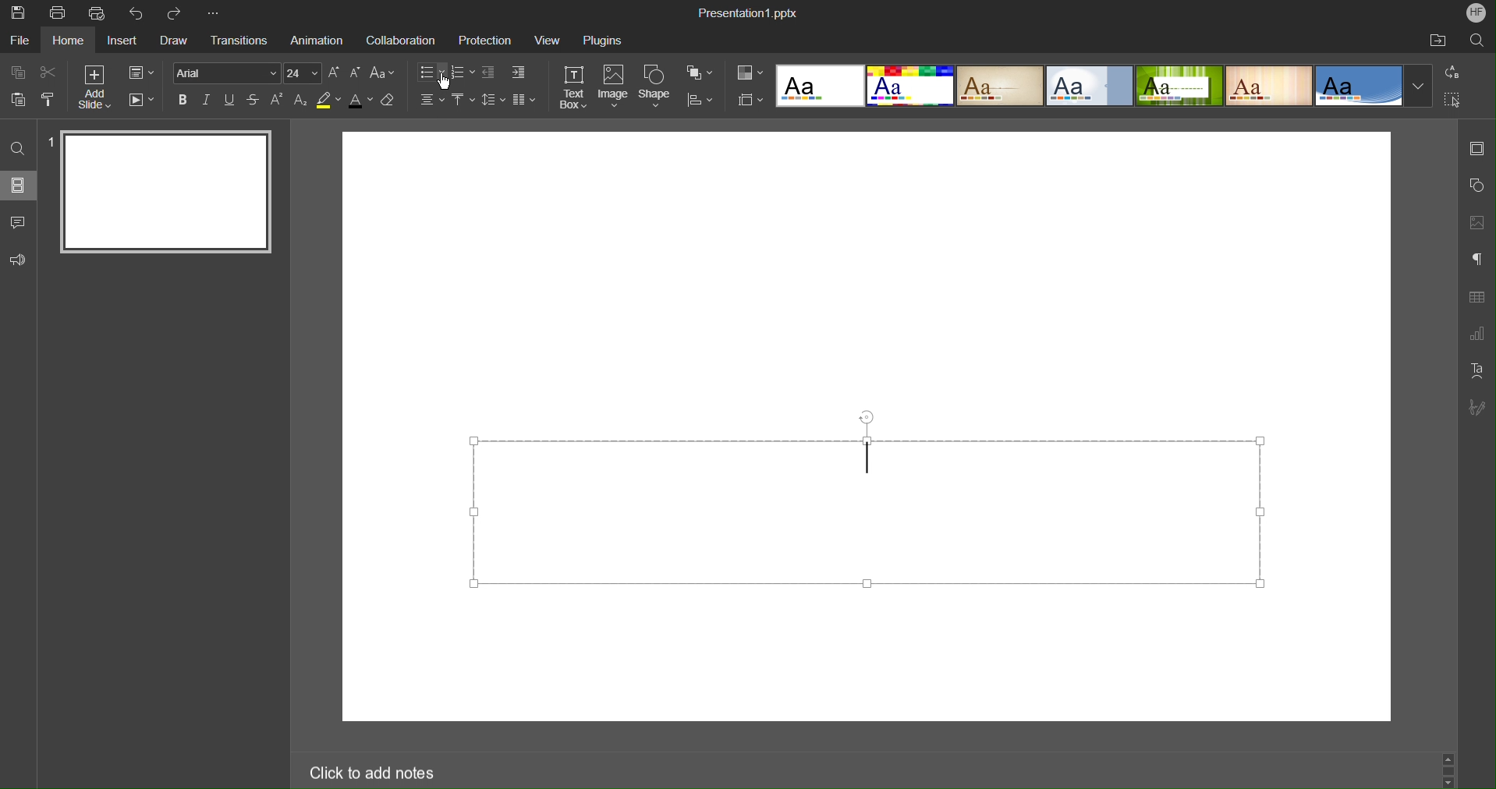  What do you see at coordinates (1476, 150) in the screenshot?
I see `Slide Settings` at bounding box center [1476, 150].